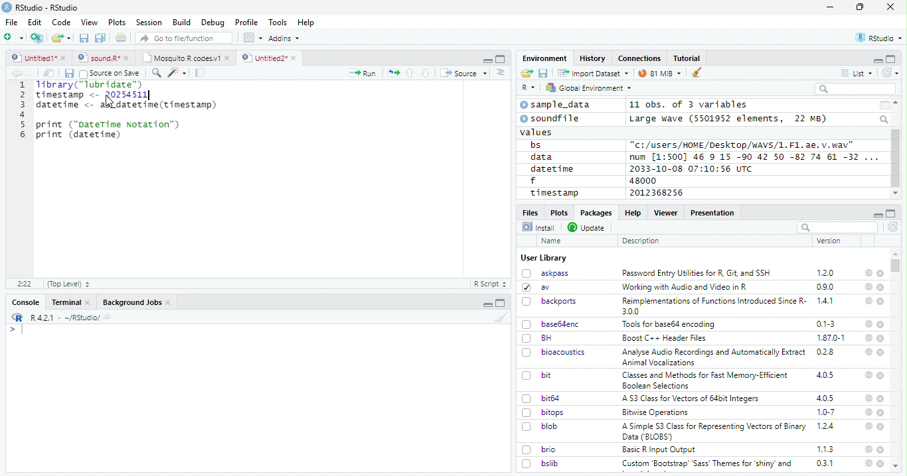  What do you see at coordinates (867, 351) in the screenshot?
I see `help` at bounding box center [867, 351].